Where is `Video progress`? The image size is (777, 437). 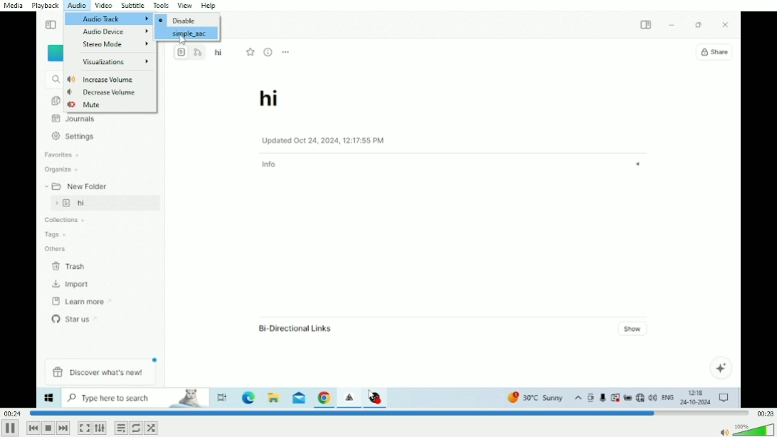
Video progress is located at coordinates (389, 413).